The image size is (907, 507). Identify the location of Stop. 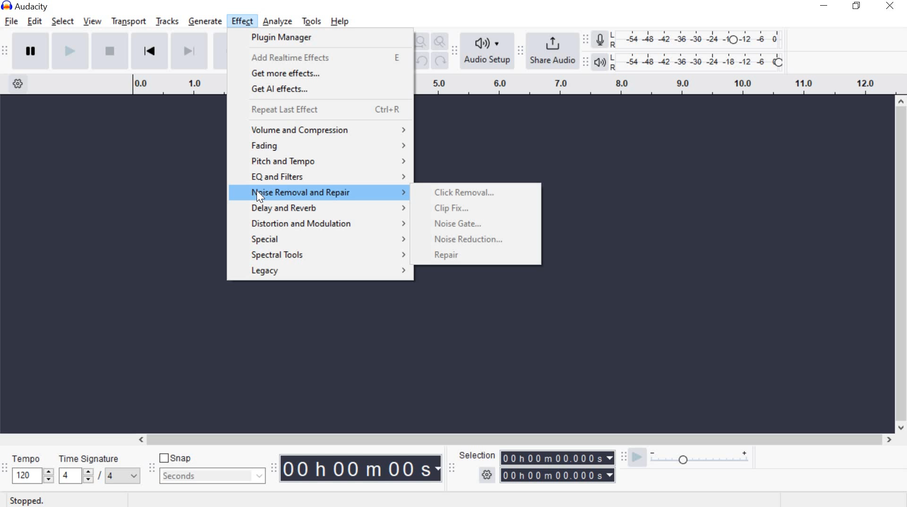
(108, 52).